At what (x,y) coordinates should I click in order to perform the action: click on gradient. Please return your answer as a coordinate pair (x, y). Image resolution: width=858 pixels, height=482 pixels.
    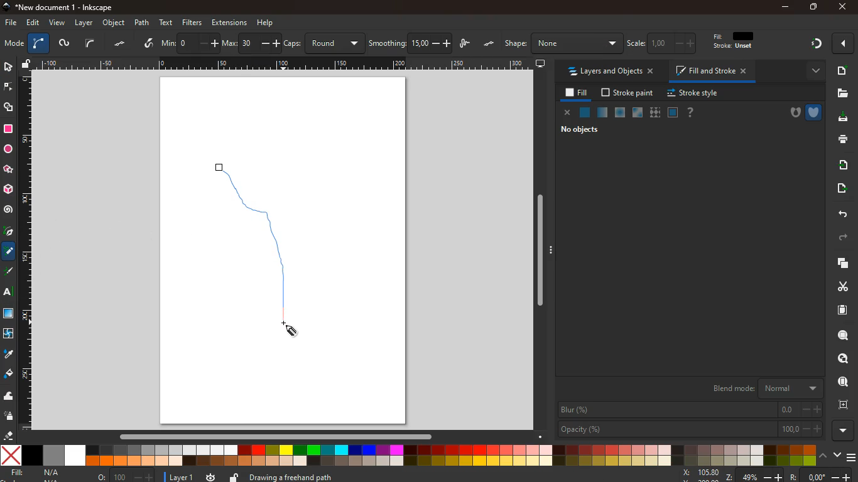
    Looking at the image, I should click on (815, 45).